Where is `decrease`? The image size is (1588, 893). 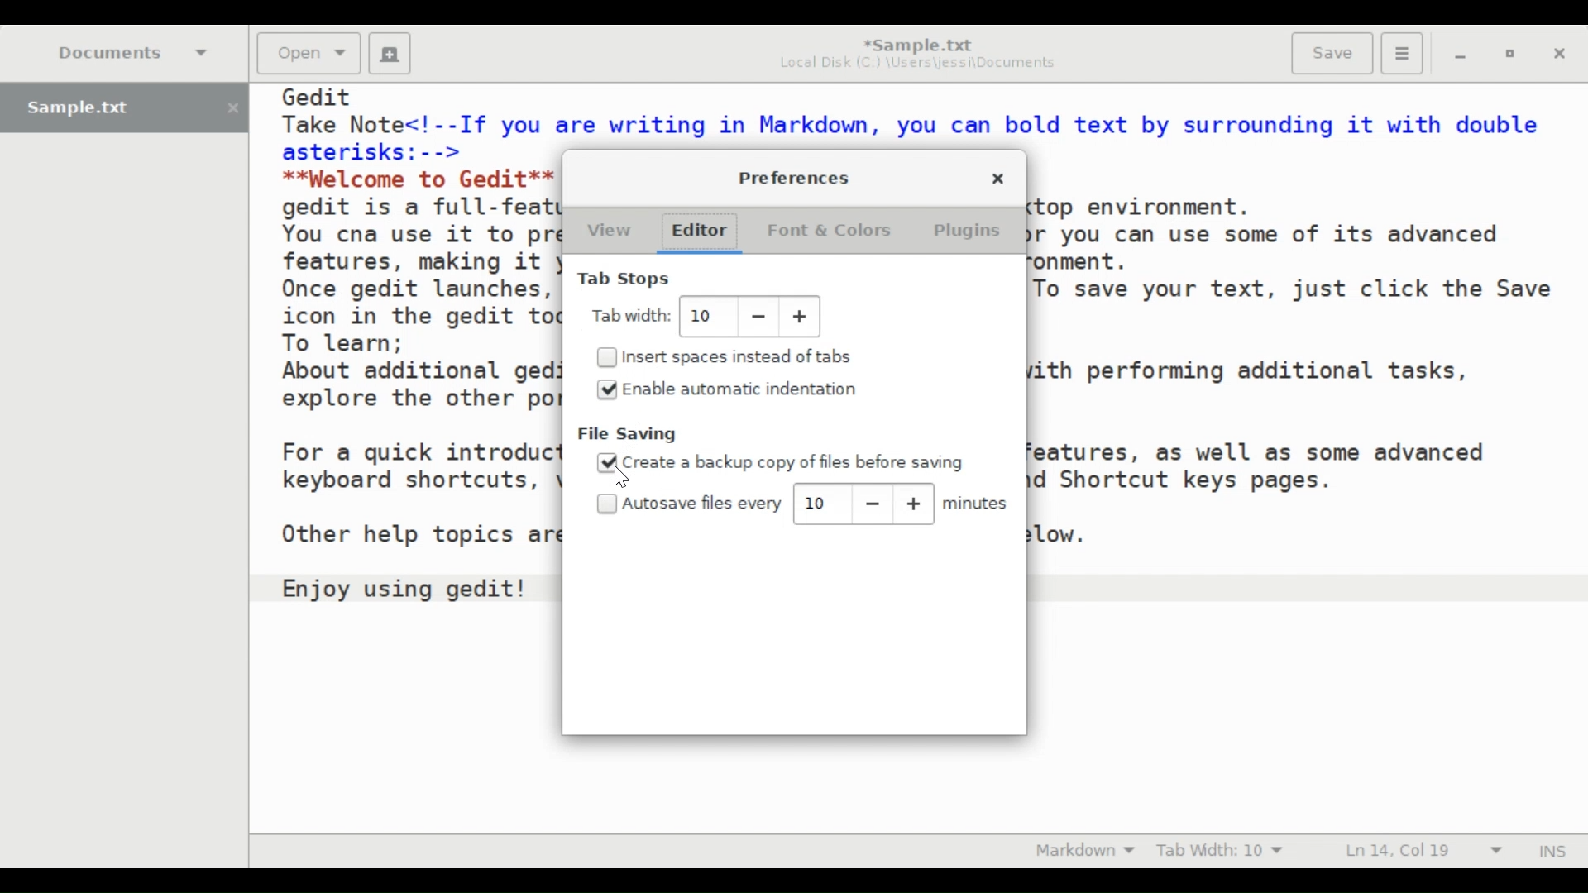 decrease is located at coordinates (872, 504).